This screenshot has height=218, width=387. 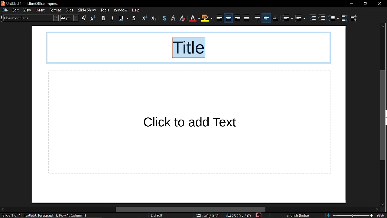 What do you see at coordinates (190, 48) in the screenshot?
I see `selected text` at bounding box center [190, 48].